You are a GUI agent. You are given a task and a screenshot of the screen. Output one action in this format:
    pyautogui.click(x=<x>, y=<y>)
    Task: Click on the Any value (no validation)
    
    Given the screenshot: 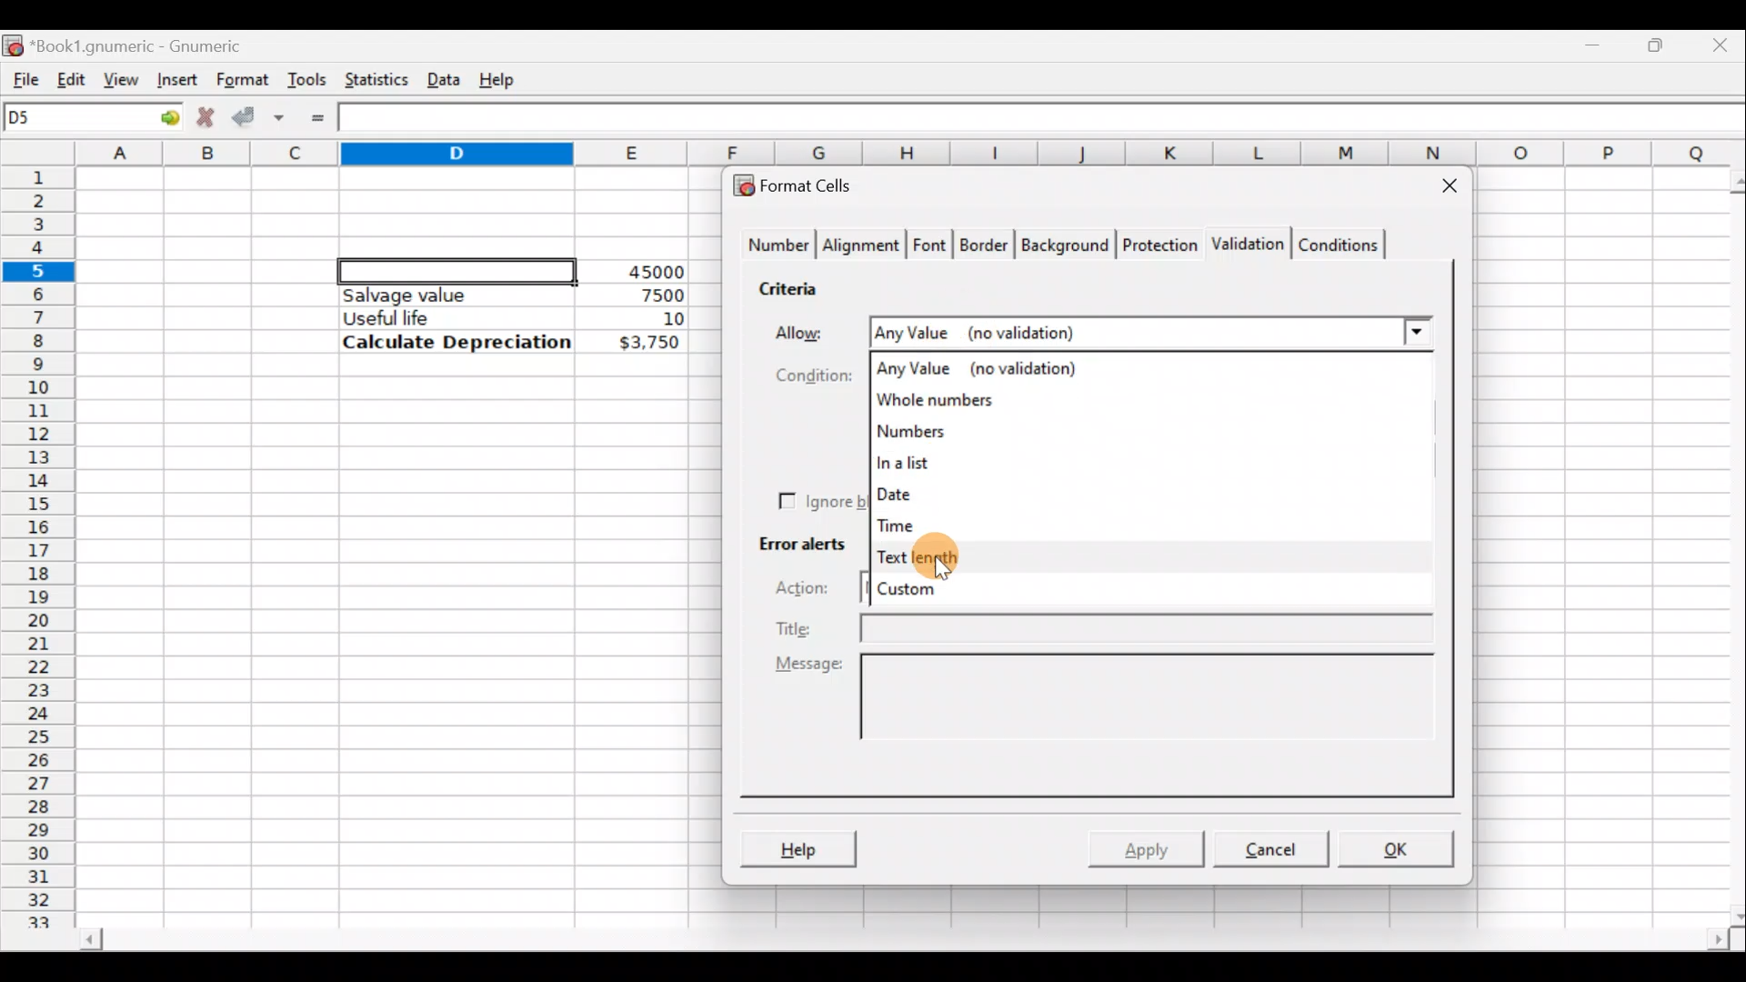 What is the action you would take?
    pyautogui.click(x=987, y=367)
    